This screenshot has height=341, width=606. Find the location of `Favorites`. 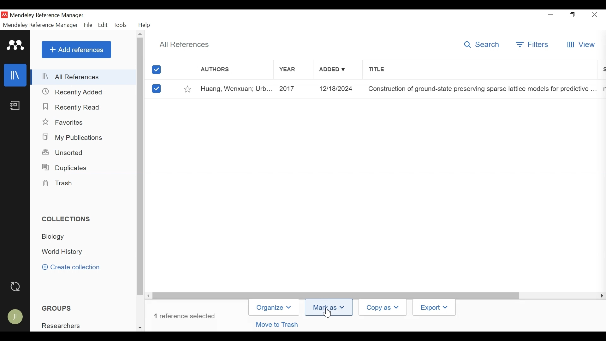

Favorites is located at coordinates (65, 122).